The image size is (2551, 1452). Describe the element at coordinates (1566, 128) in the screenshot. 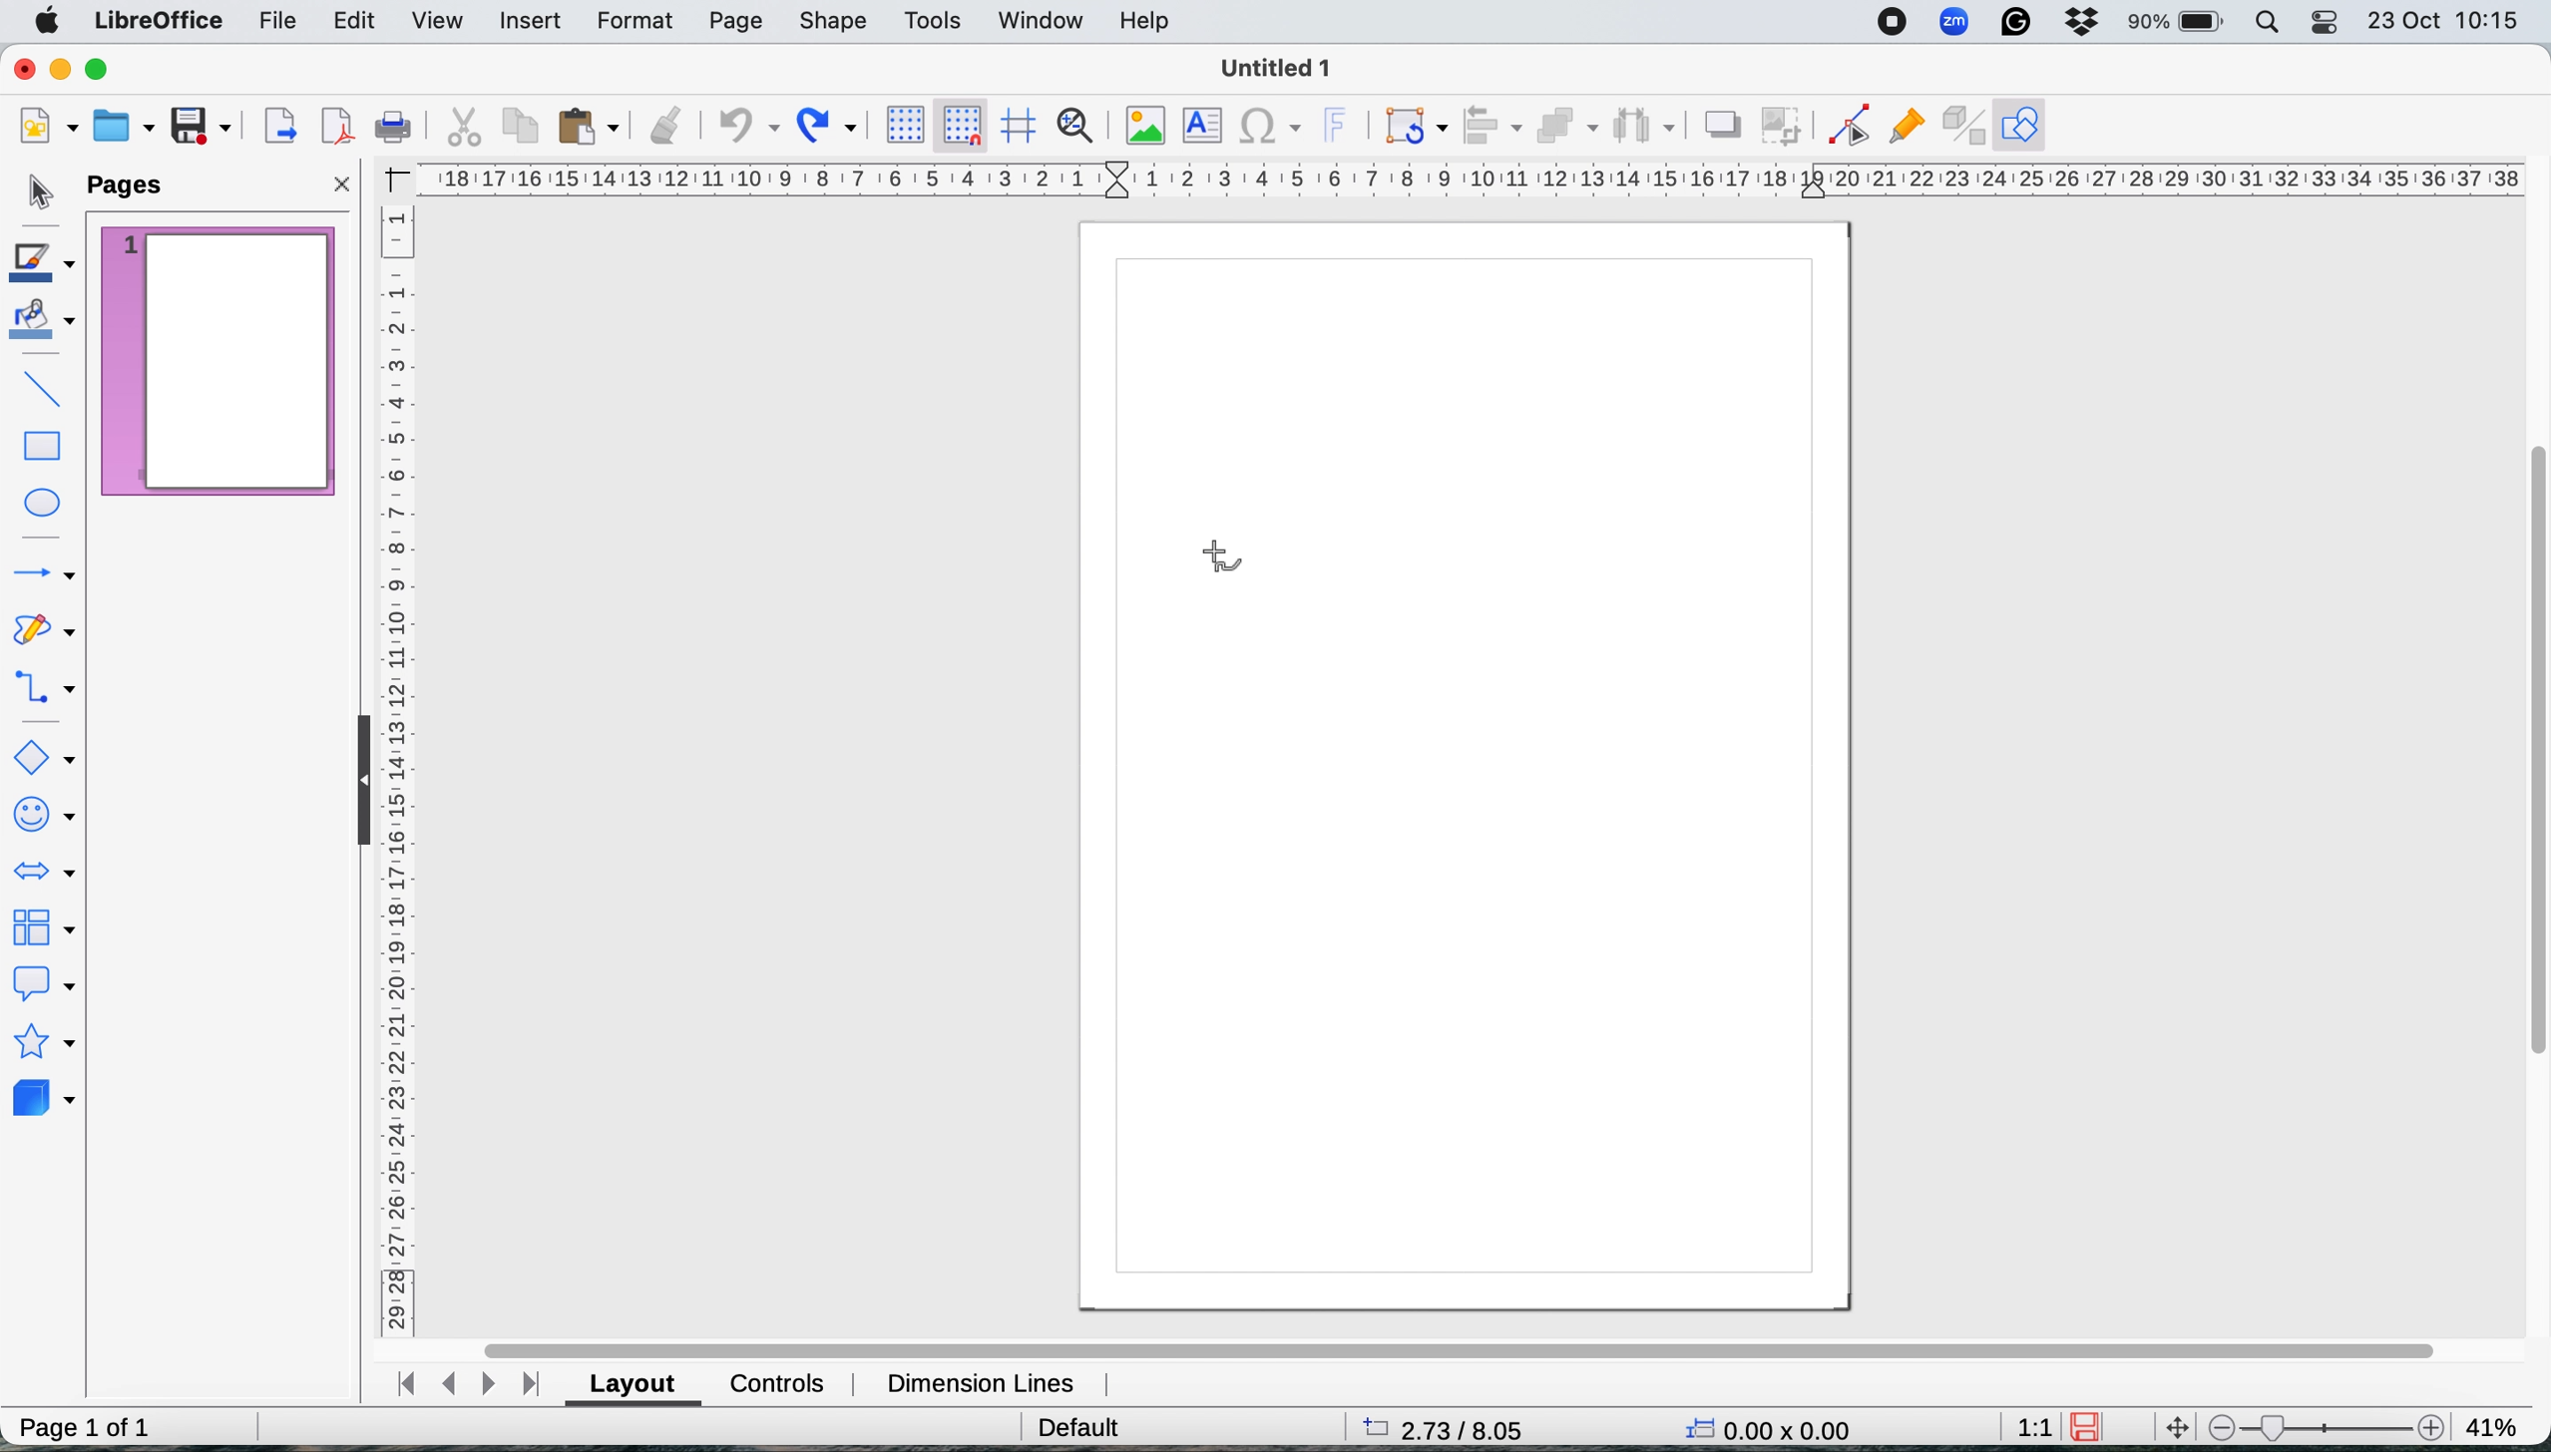

I see `arrange` at that location.